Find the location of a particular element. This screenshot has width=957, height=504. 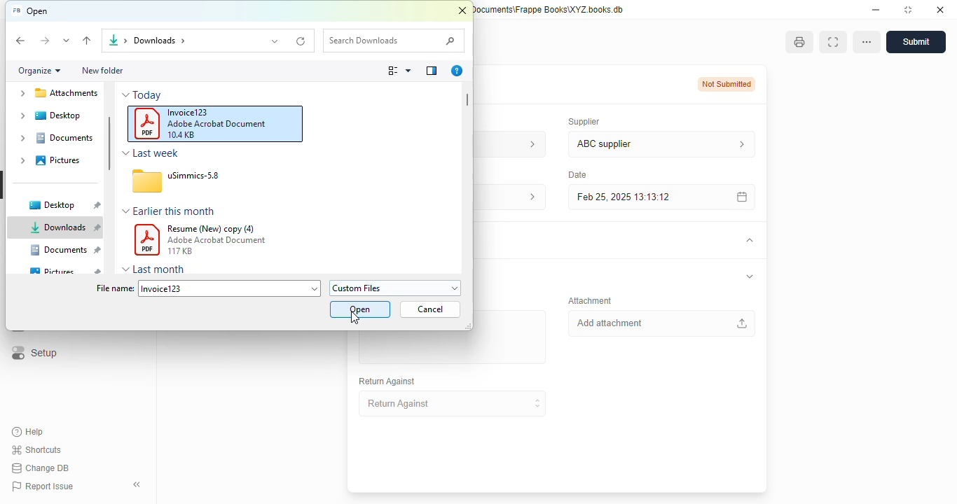

PDF logo is located at coordinates (147, 123).